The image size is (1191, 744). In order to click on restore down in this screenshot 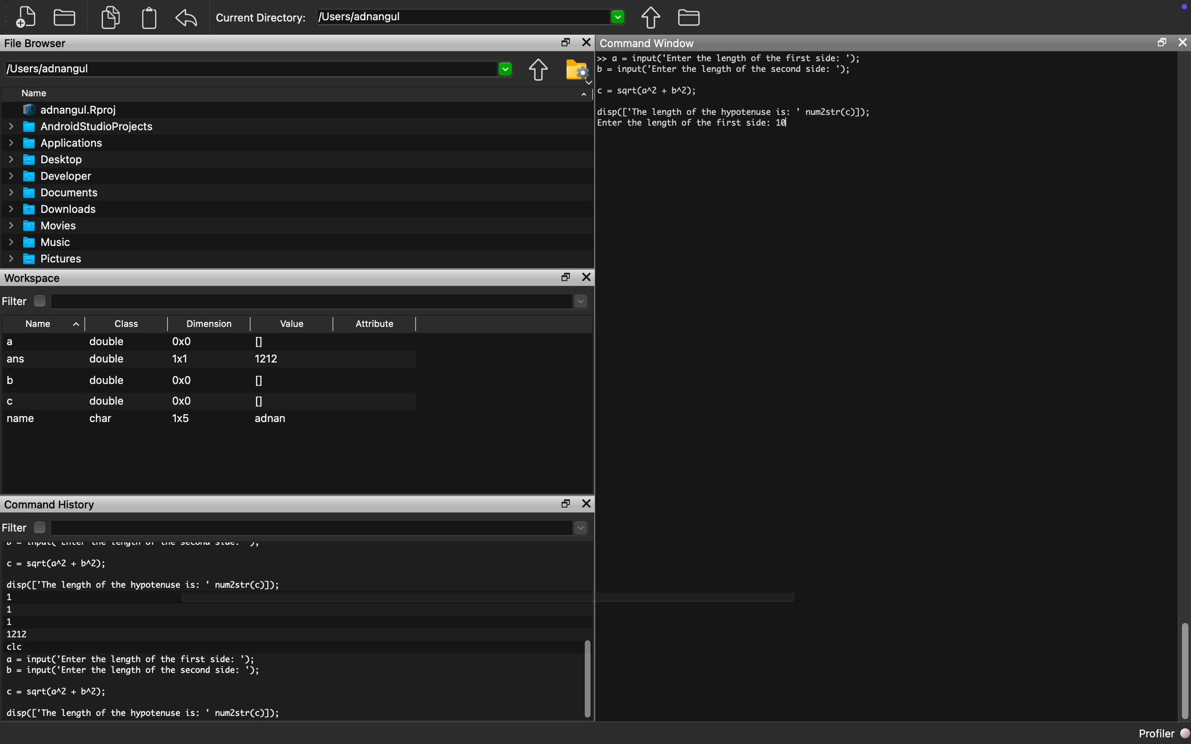, I will do `click(563, 503)`.